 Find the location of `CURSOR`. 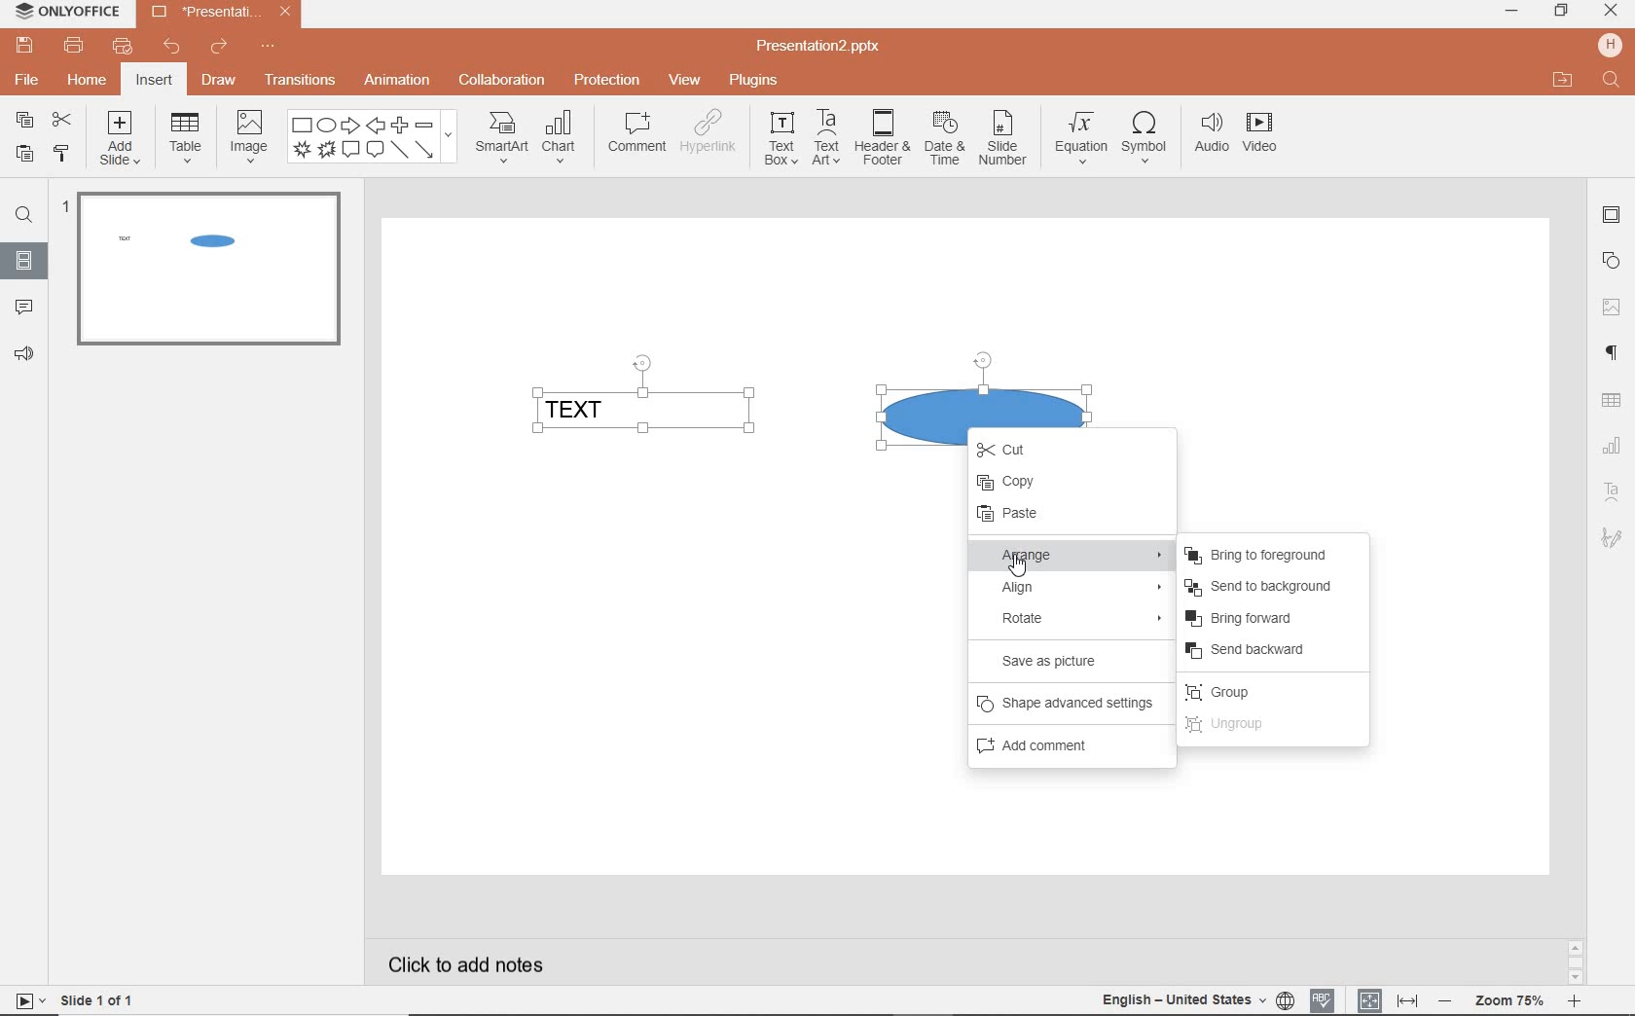

CURSOR is located at coordinates (1018, 567).